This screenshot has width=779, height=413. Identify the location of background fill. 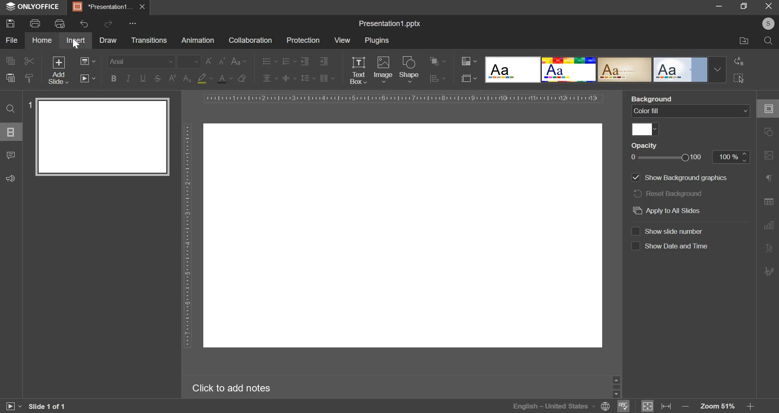
(691, 111).